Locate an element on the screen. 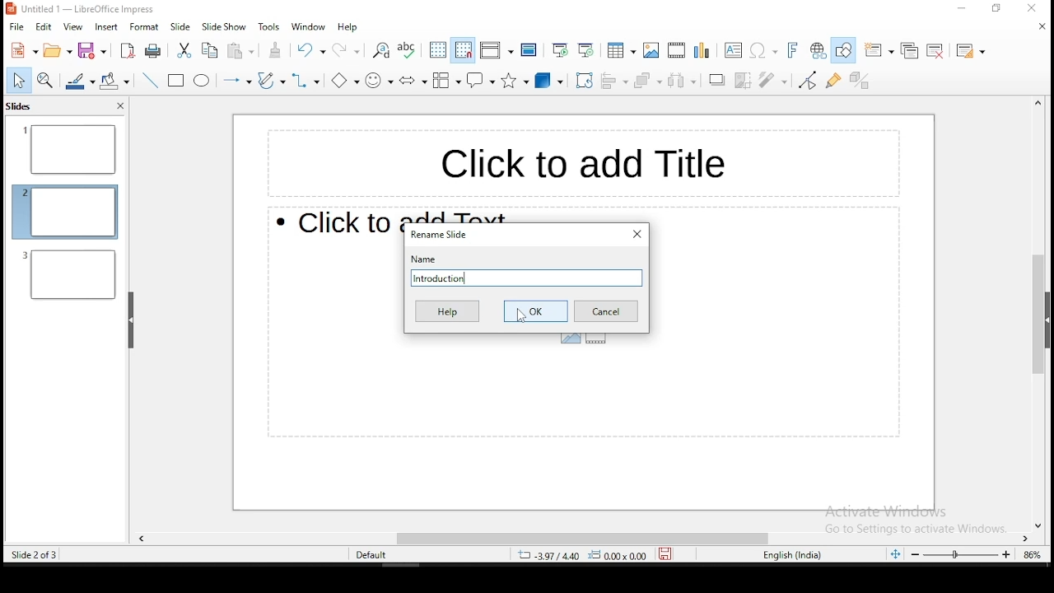 The image size is (1054, 593). toggle extrusion is located at coordinates (859, 82).